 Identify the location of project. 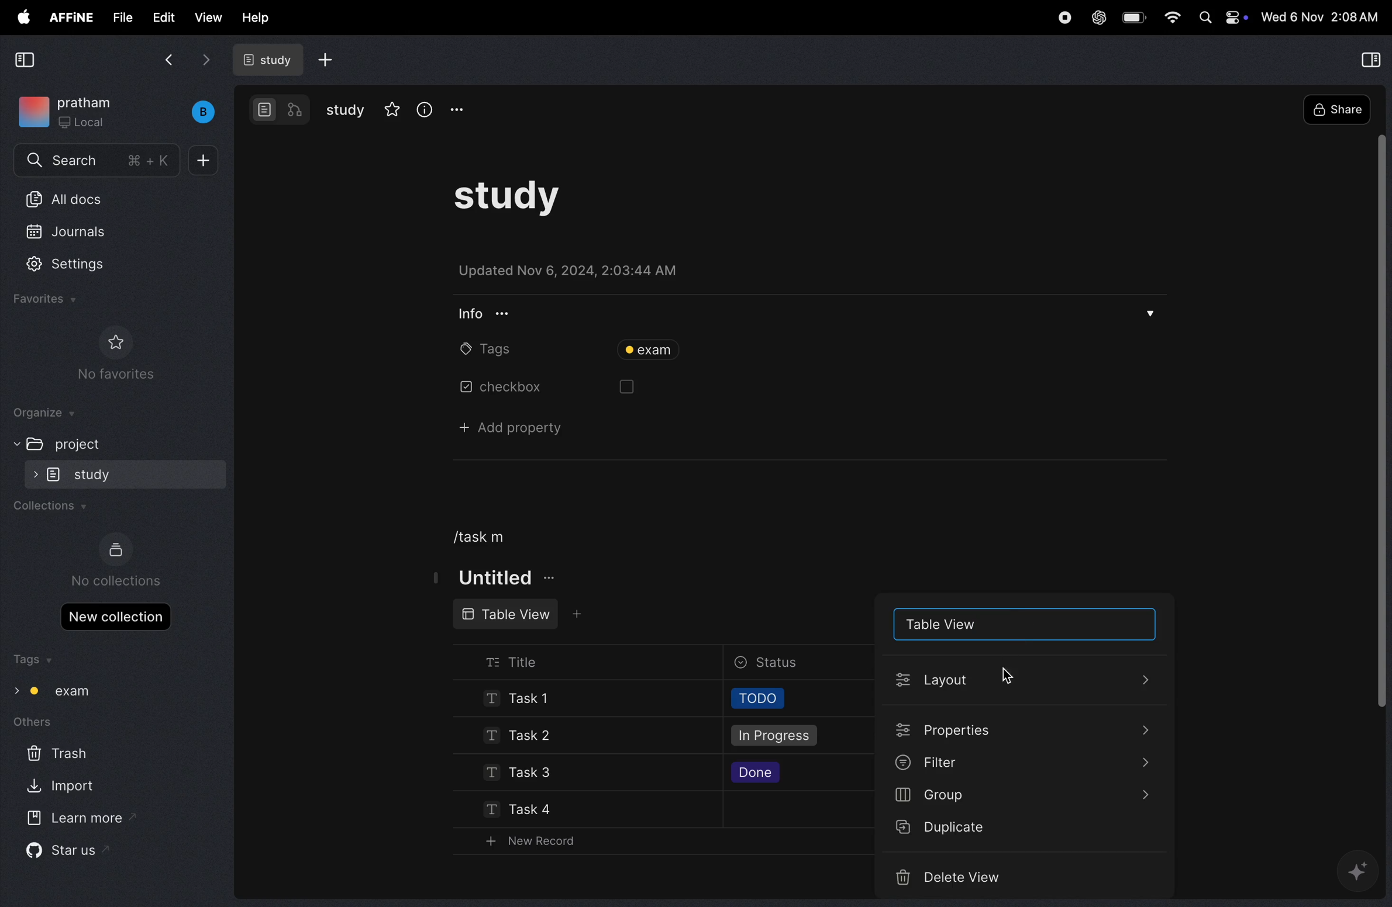
(68, 443).